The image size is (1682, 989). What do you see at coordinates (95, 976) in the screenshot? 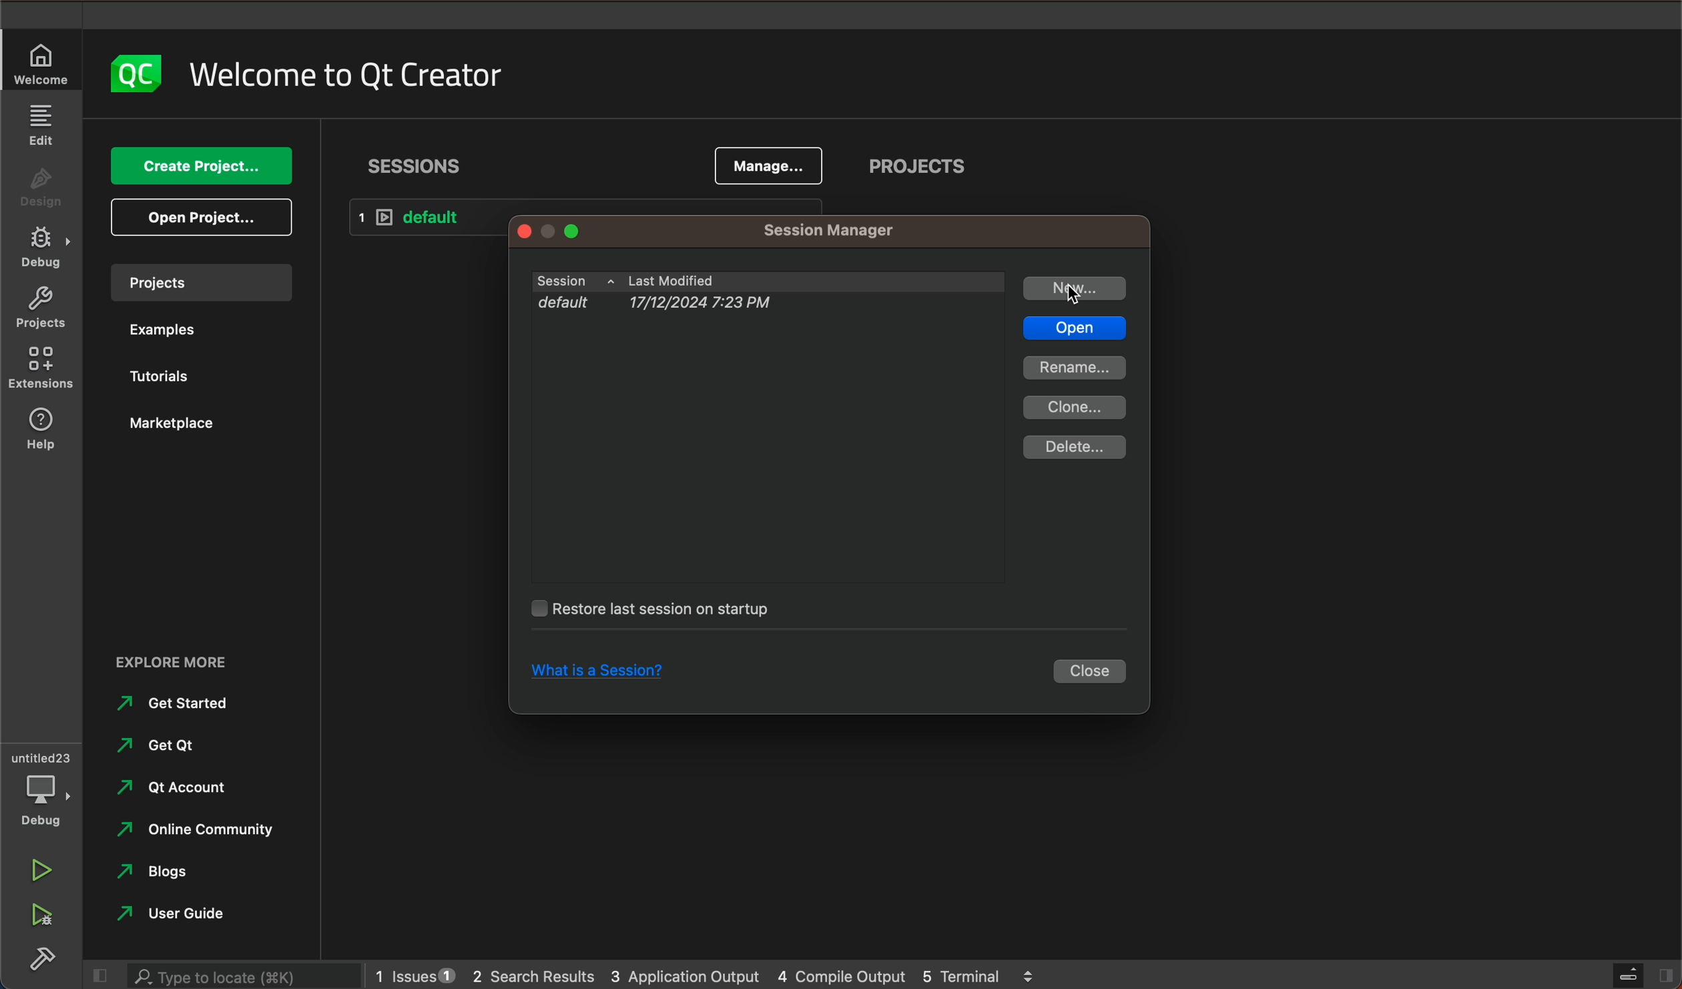
I see `close slide bar` at bounding box center [95, 976].